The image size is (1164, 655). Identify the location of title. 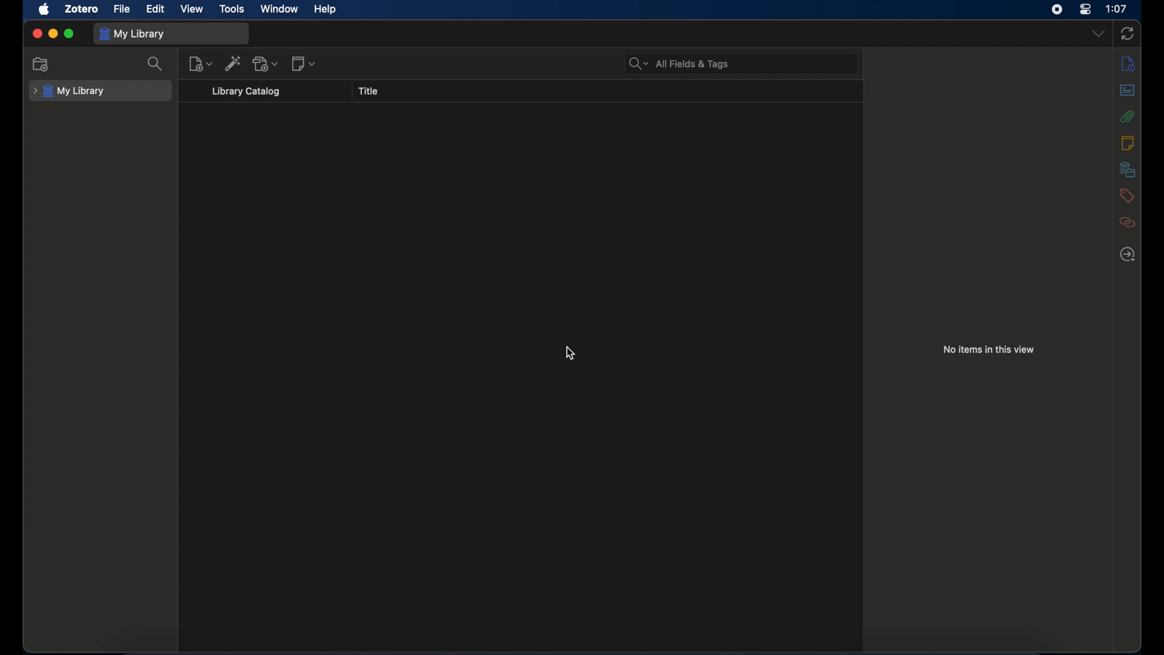
(368, 92).